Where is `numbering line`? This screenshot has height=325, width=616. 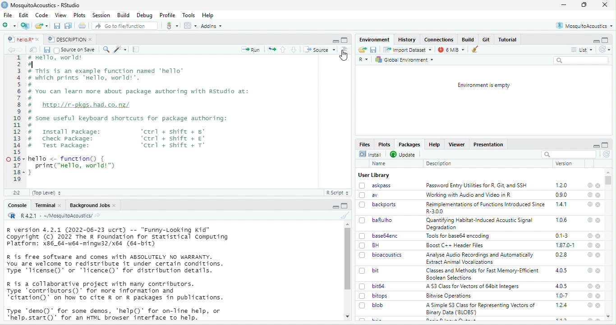
numbering line is located at coordinates (17, 119).